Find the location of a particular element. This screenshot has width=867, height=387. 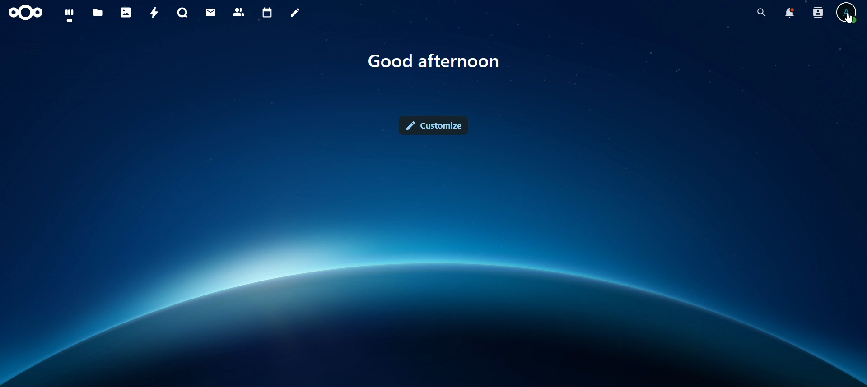

notifications is located at coordinates (790, 12).